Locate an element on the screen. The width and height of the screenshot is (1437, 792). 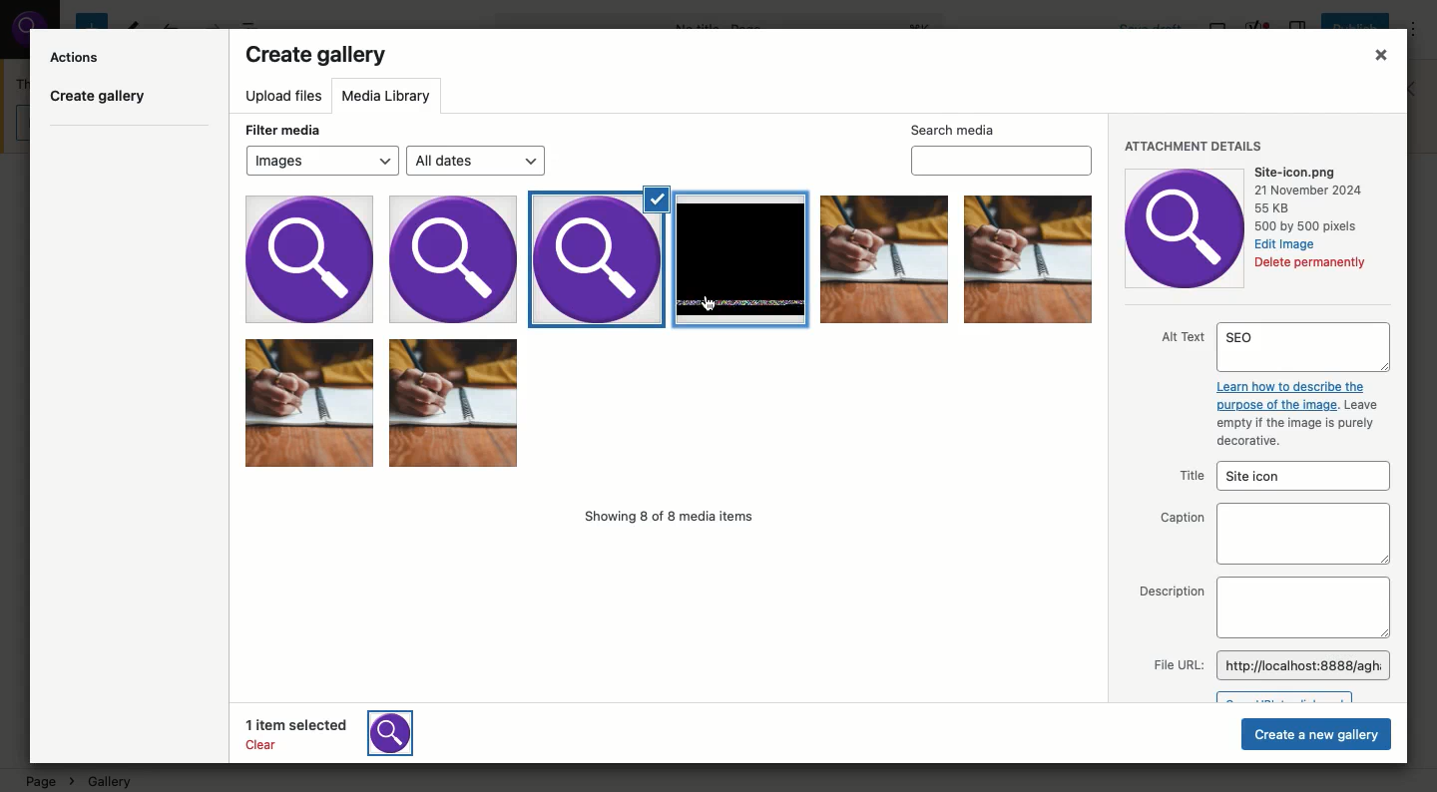
Images is located at coordinates (671, 408).